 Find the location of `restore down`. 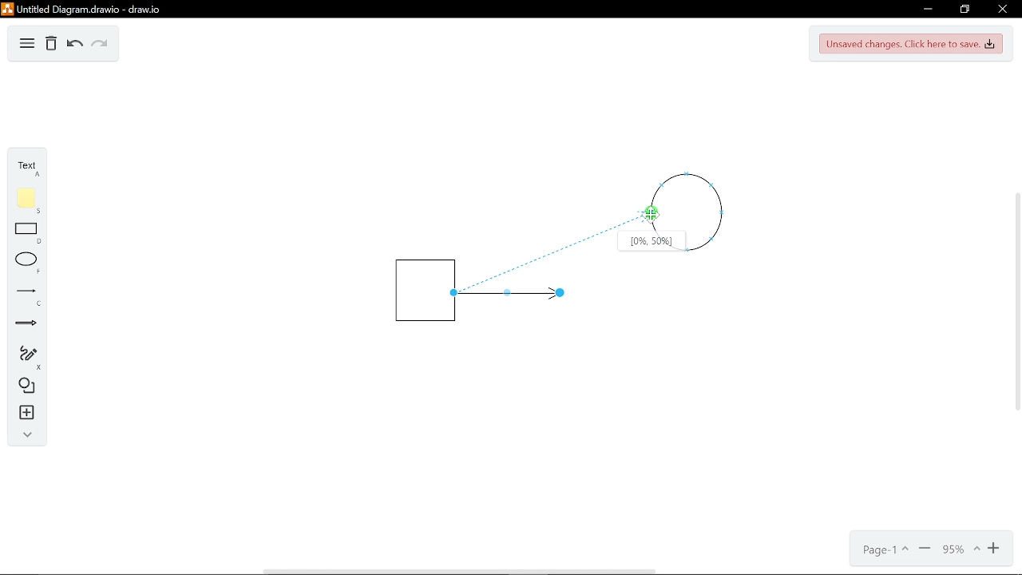

restore down is located at coordinates (963, 10).